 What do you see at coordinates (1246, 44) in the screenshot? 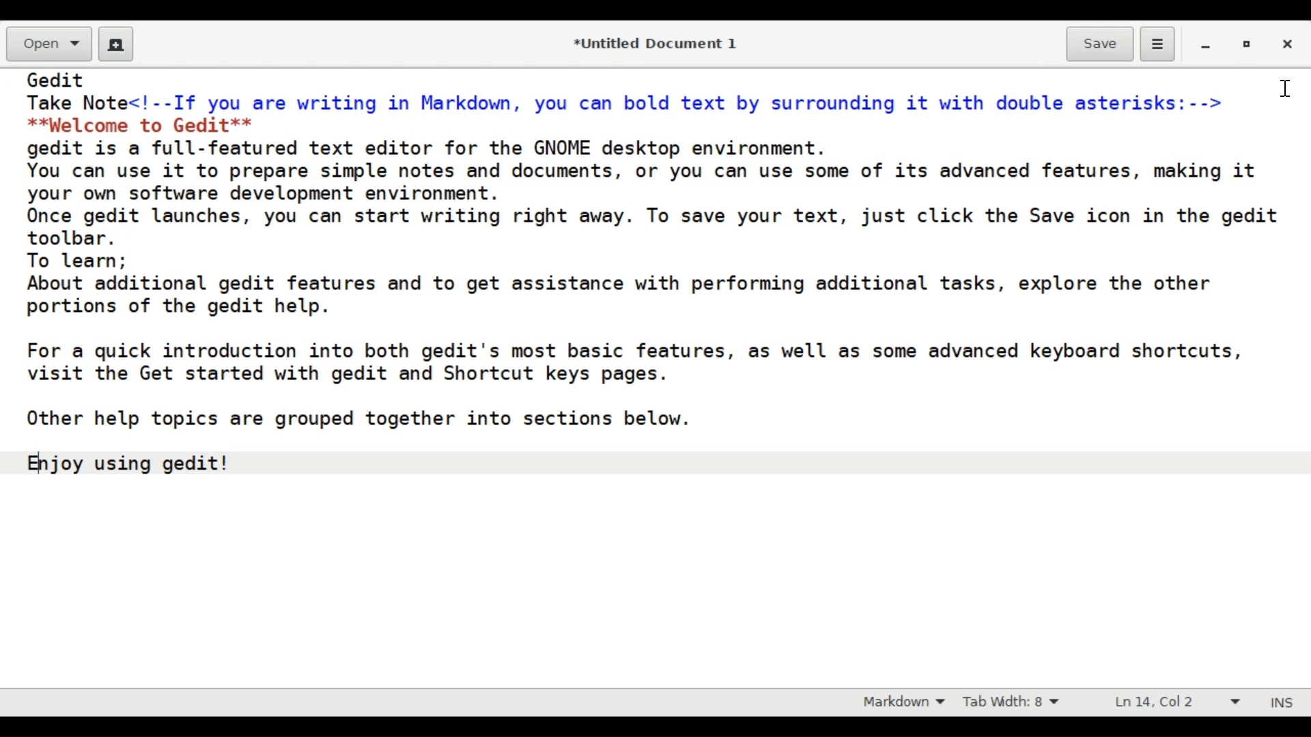
I see `restore` at bounding box center [1246, 44].